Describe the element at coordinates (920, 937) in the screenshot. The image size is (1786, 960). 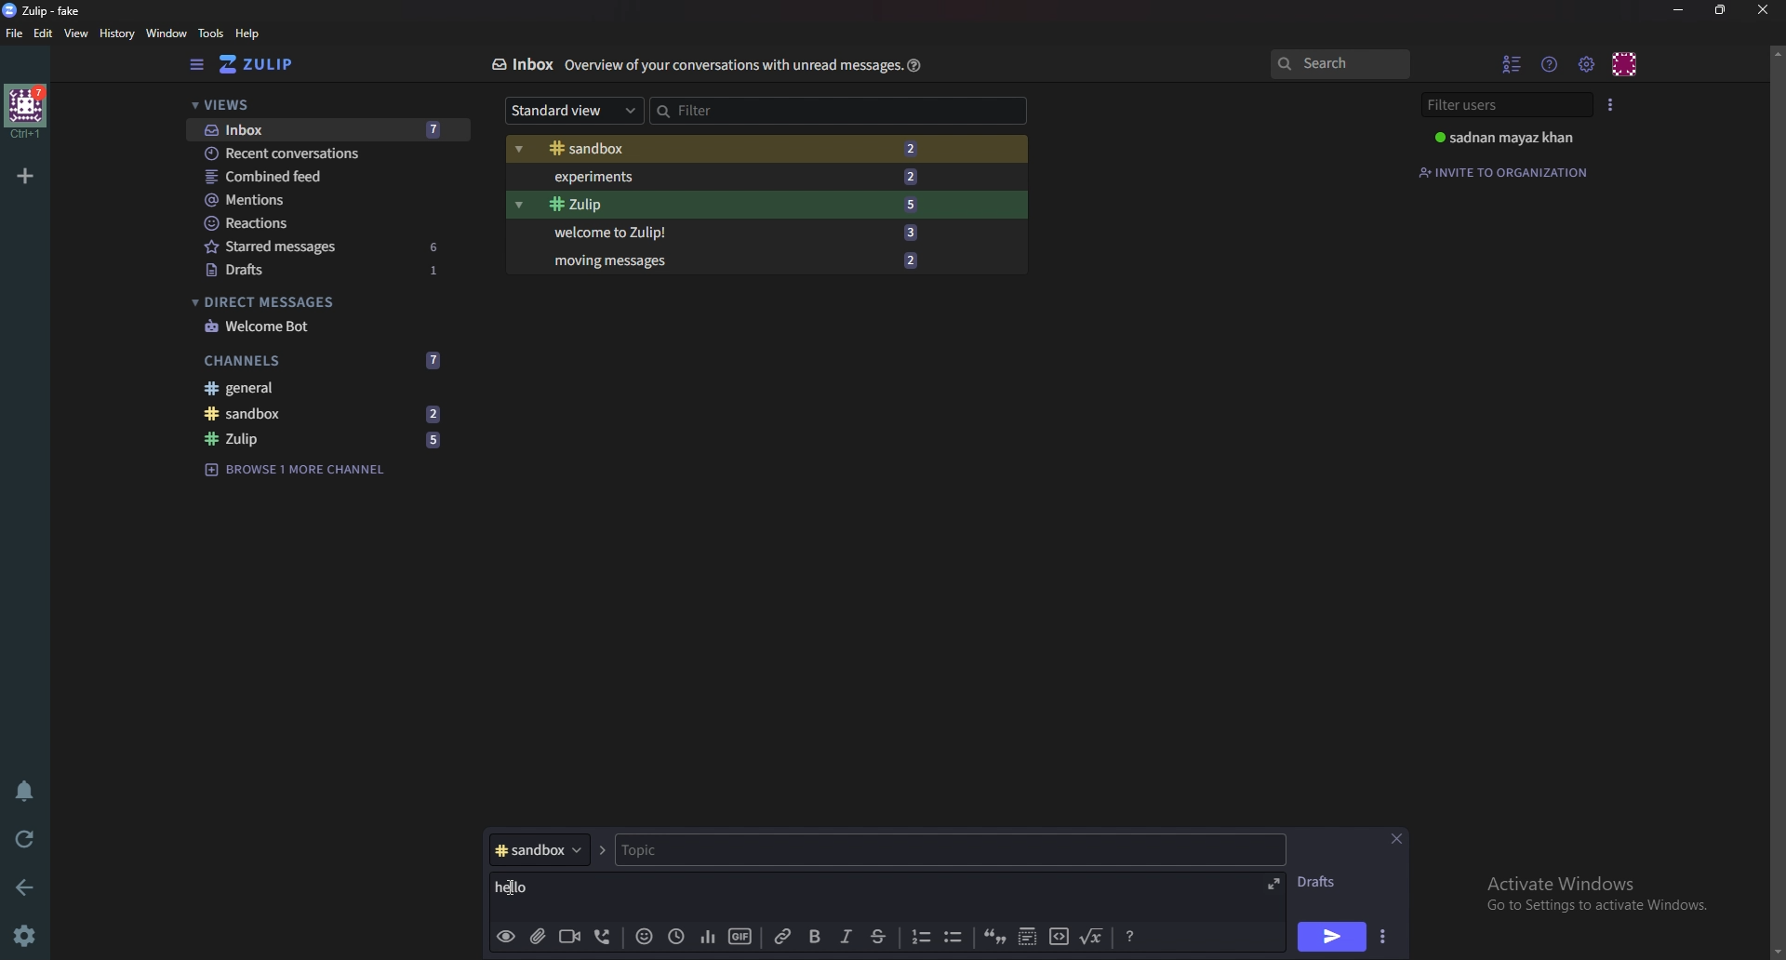
I see `Numbered list` at that location.